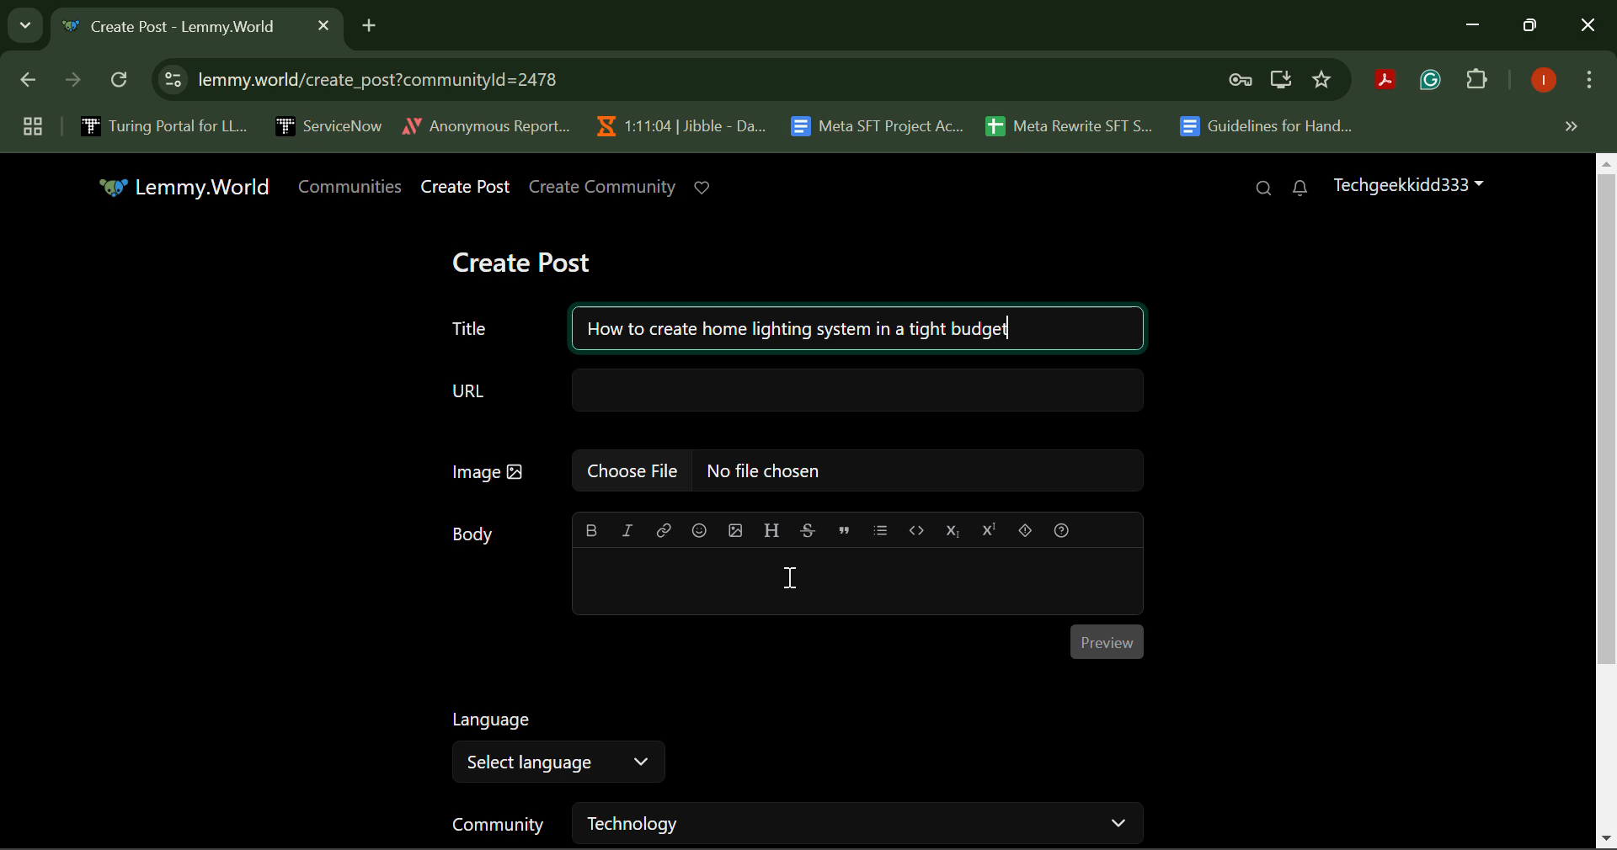 This screenshot has height=850, width=1617. What do you see at coordinates (792, 470) in the screenshot?
I see `Image Upload Box` at bounding box center [792, 470].